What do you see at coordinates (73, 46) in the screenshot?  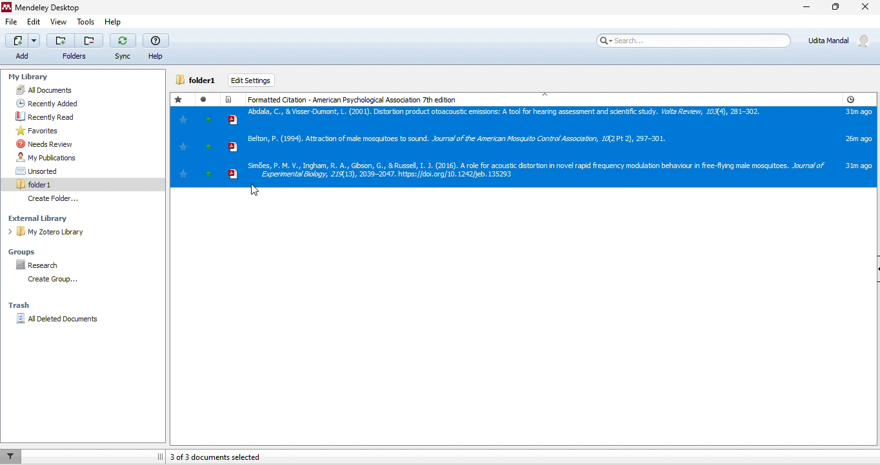 I see `folders` at bounding box center [73, 46].